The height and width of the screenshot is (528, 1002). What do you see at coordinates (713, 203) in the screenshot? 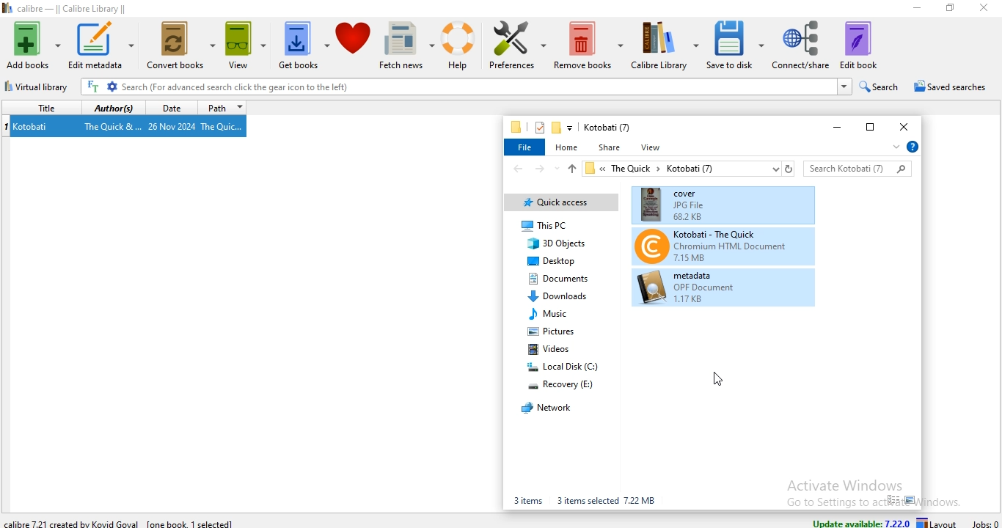
I see `cover(book files)` at bounding box center [713, 203].